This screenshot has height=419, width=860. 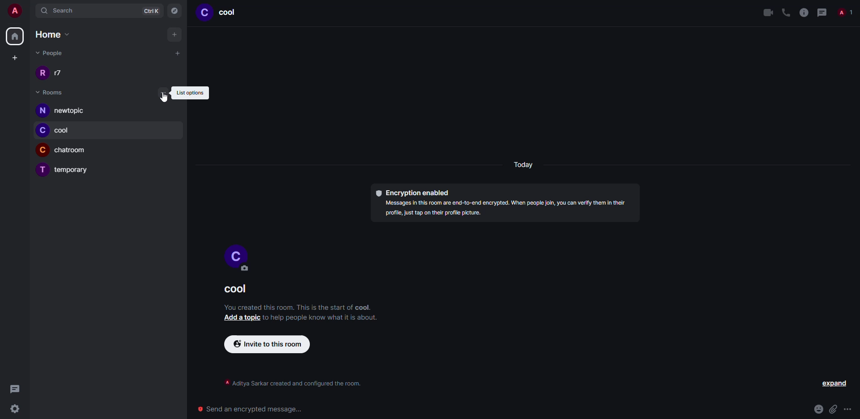 I want to click on voice call, so click(x=786, y=12).